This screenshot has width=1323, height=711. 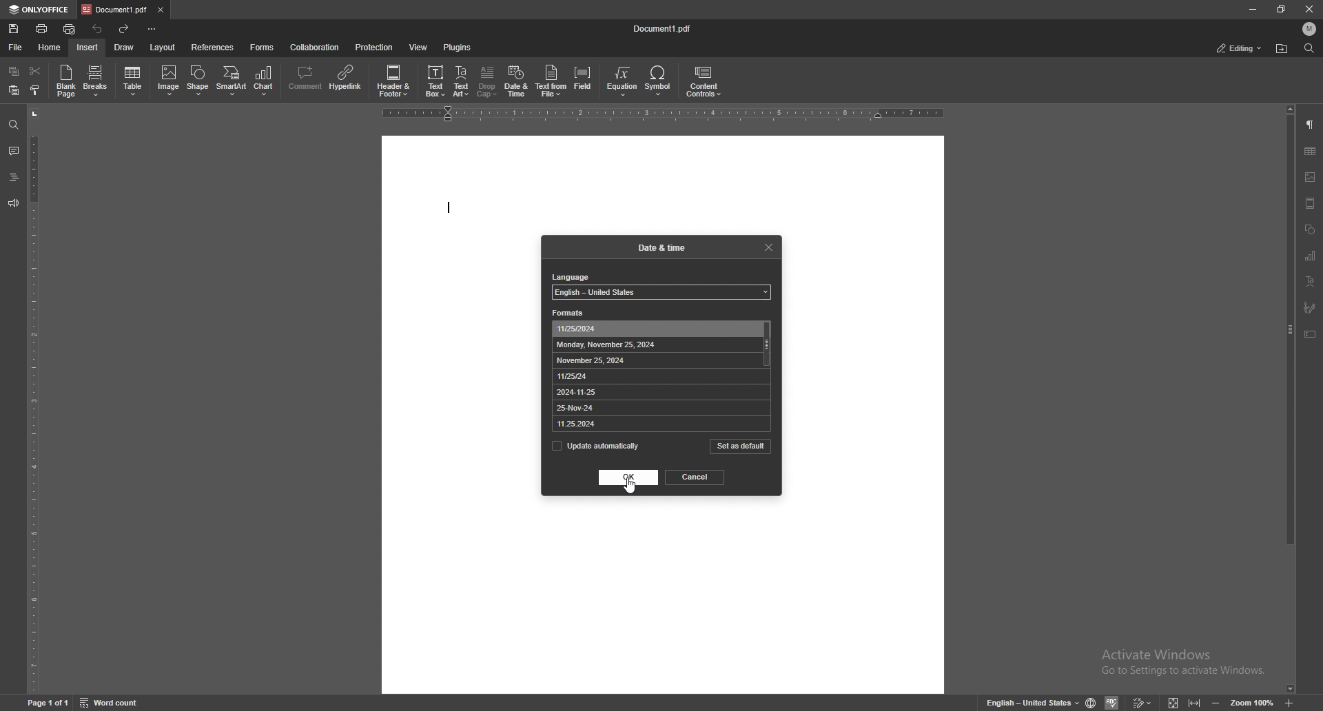 What do you see at coordinates (1311, 229) in the screenshot?
I see `shapes` at bounding box center [1311, 229].